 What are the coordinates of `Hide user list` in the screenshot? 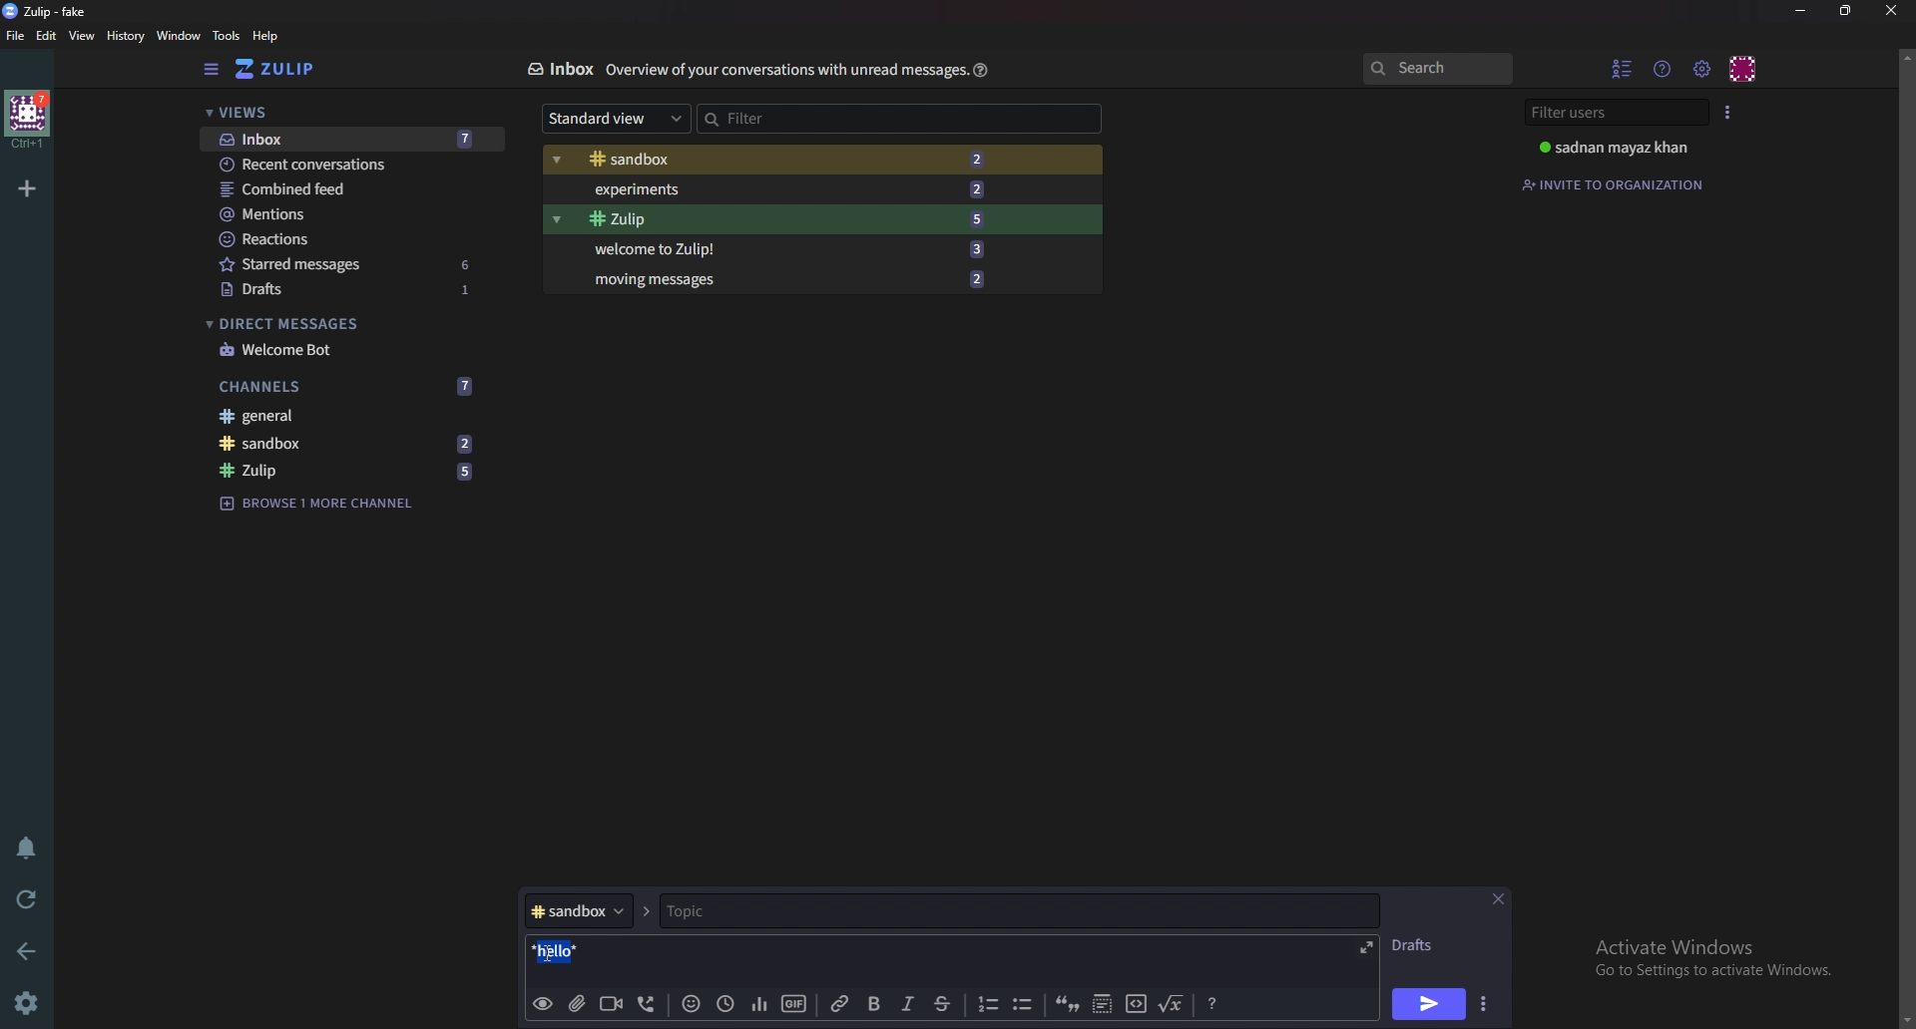 It's located at (1621, 66).